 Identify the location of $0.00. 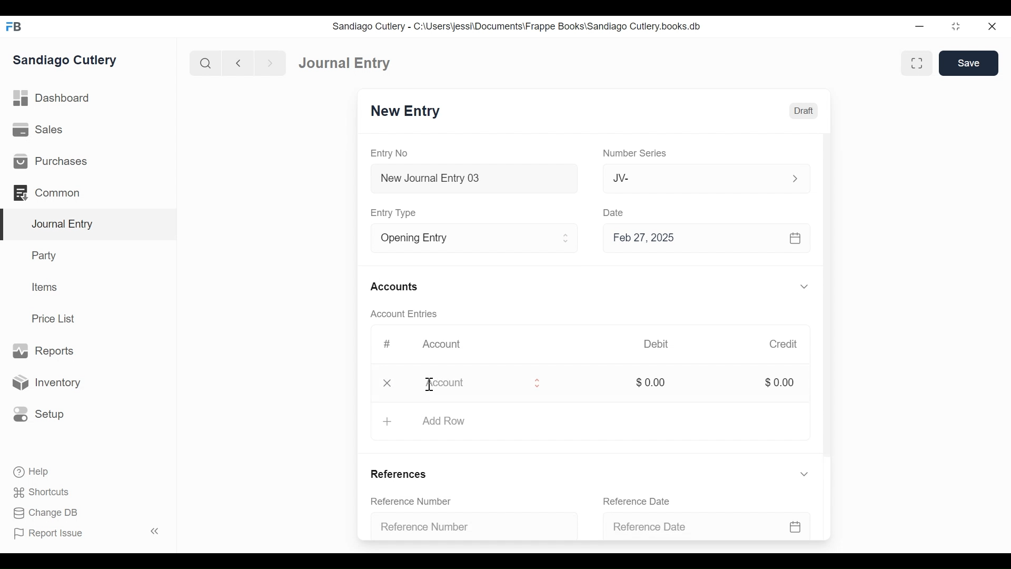
(651, 382).